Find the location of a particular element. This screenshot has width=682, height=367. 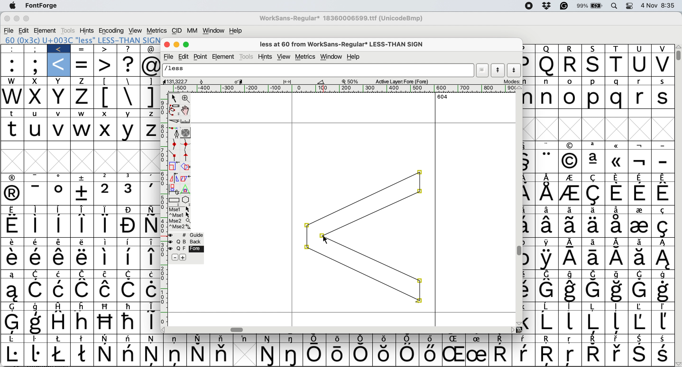

Symbol is located at coordinates (59, 226).